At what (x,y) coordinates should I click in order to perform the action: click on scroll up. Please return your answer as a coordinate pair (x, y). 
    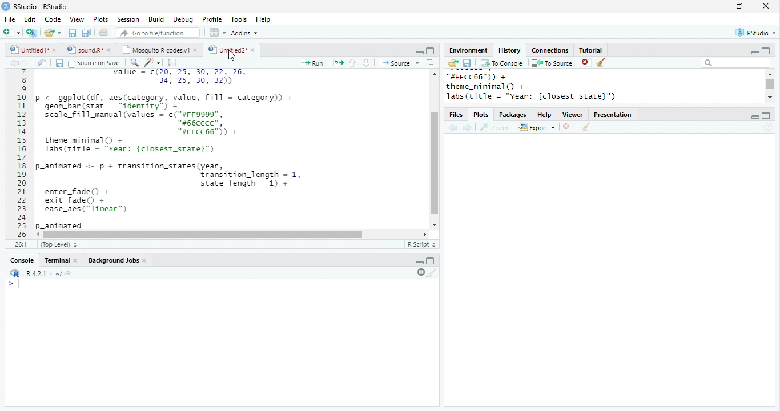
    Looking at the image, I should click on (770, 74).